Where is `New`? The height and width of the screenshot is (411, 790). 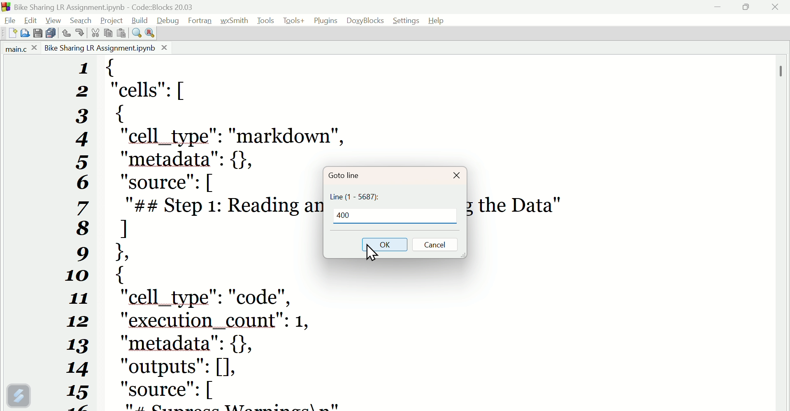
New is located at coordinates (9, 34).